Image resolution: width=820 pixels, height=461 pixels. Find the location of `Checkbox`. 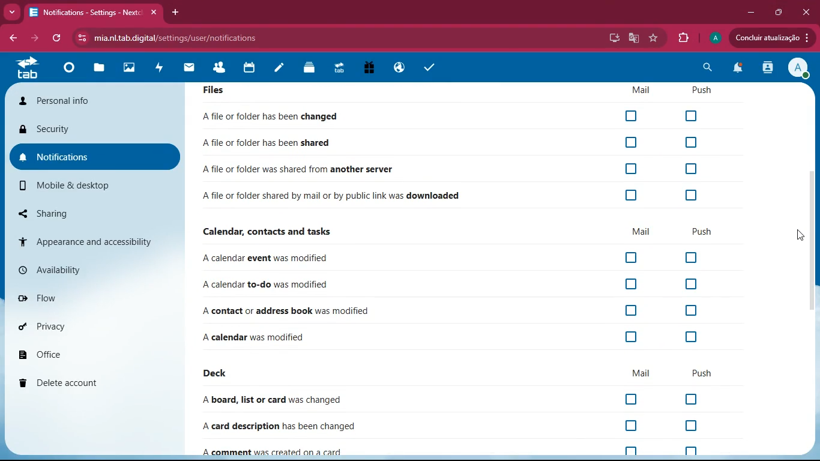

Checkbox is located at coordinates (701, 115).